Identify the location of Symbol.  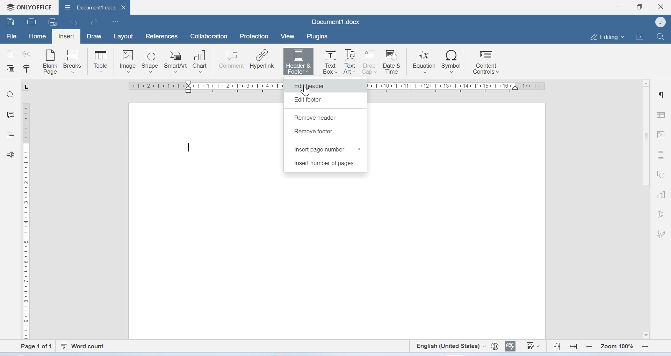
(452, 61).